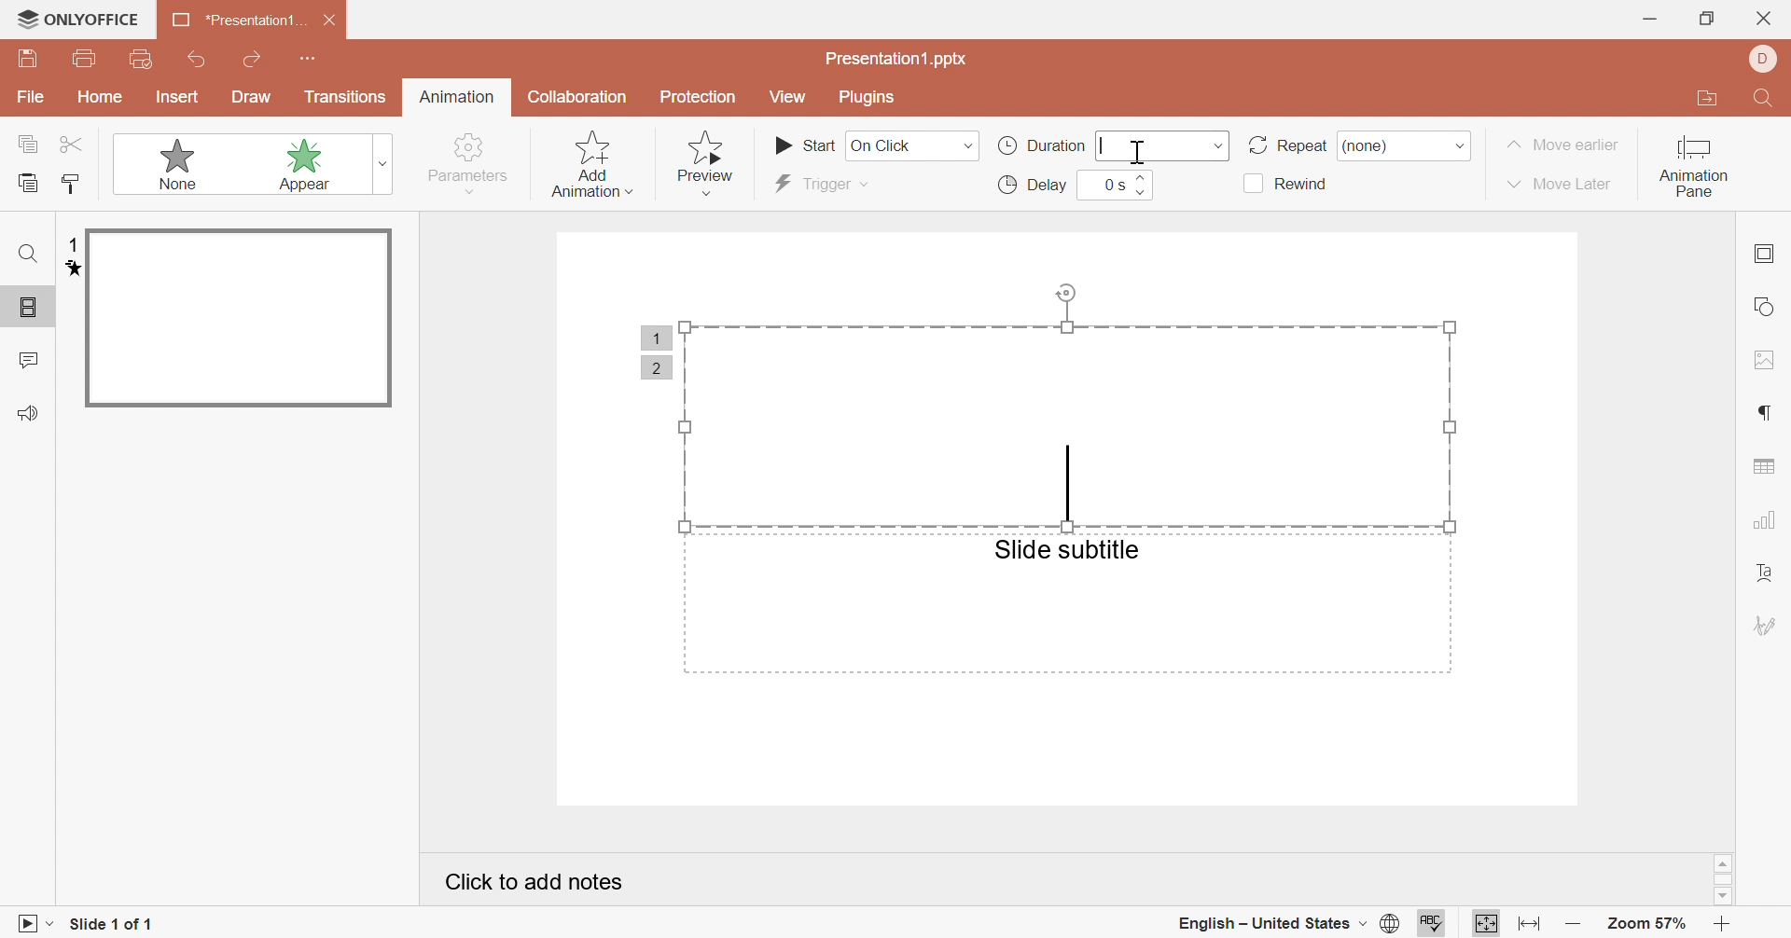 The image size is (1791, 938). Describe the element at coordinates (815, 184) in the screenshot. I see `trigger` at that location.